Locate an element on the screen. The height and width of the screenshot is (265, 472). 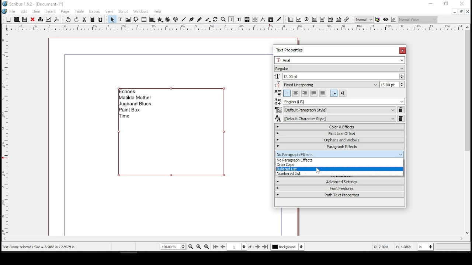
numbered list is located at coordinates (339, 174).